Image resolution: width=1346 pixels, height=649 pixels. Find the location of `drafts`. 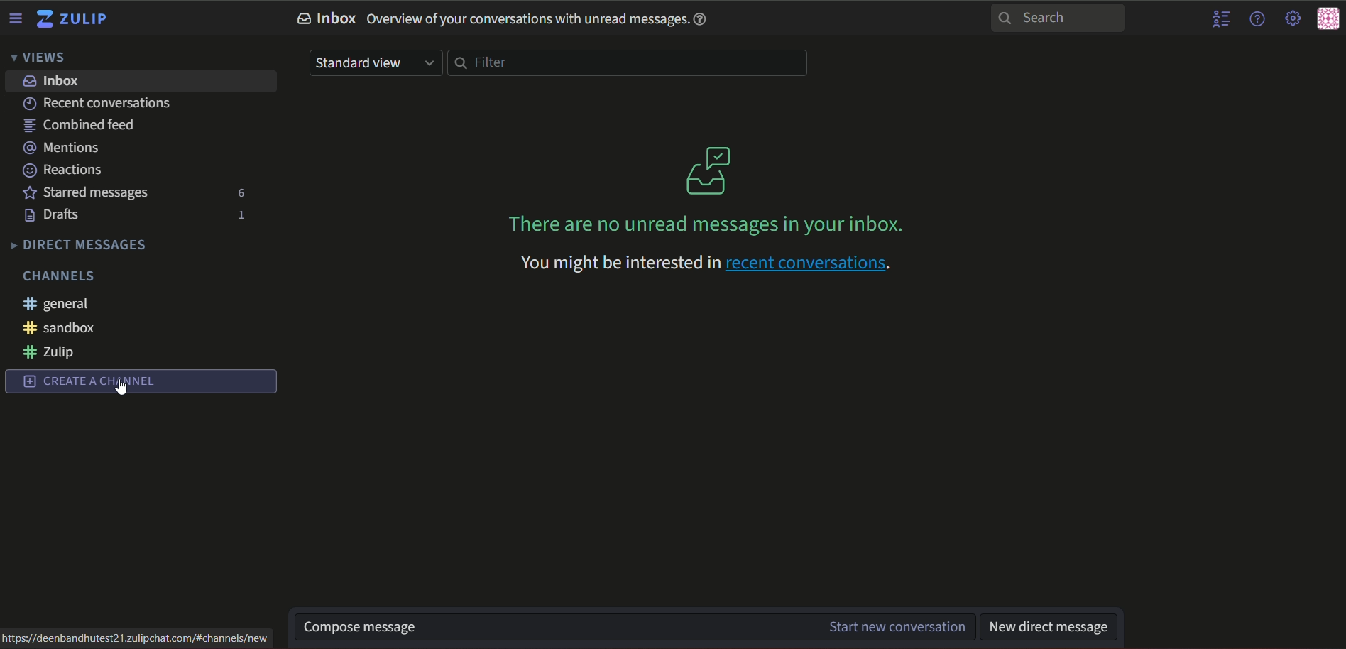

drafts is located at coordinates (55, 216).